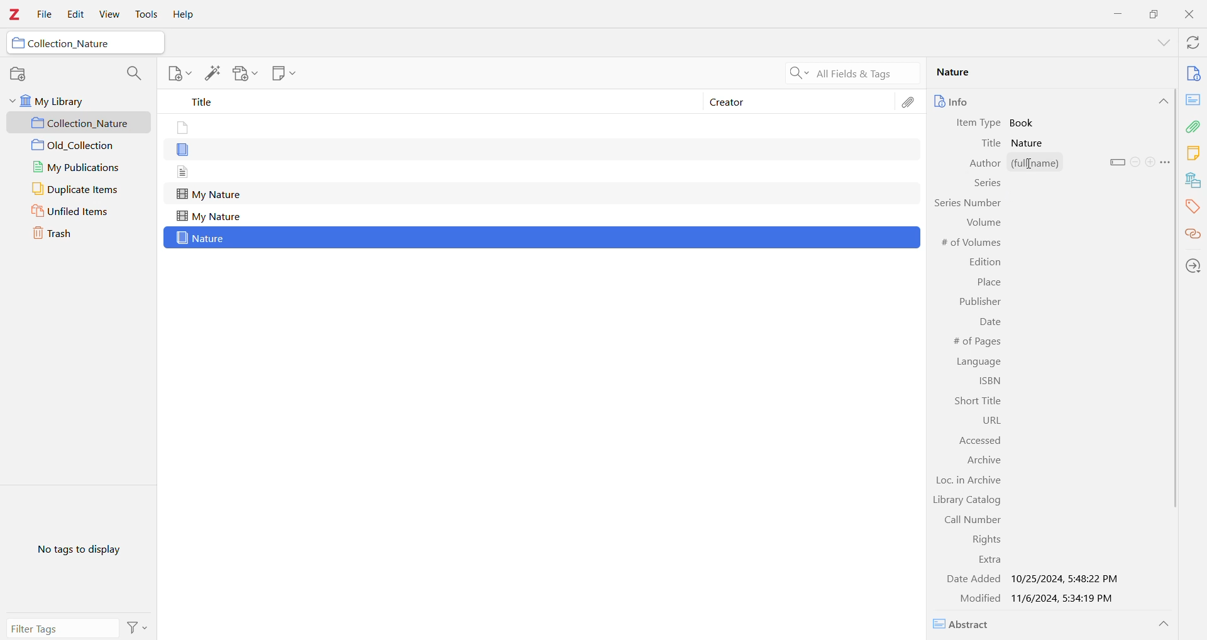  I want to click on (full name), so click(1055, 163).